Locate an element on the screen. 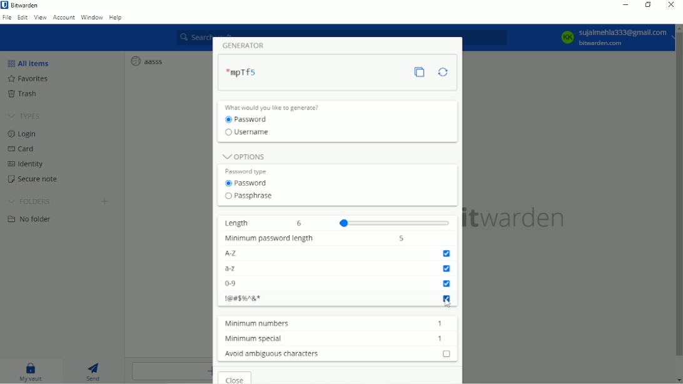 The image size is (683, 384). Regenerate password is located at coordinates (442, 72).